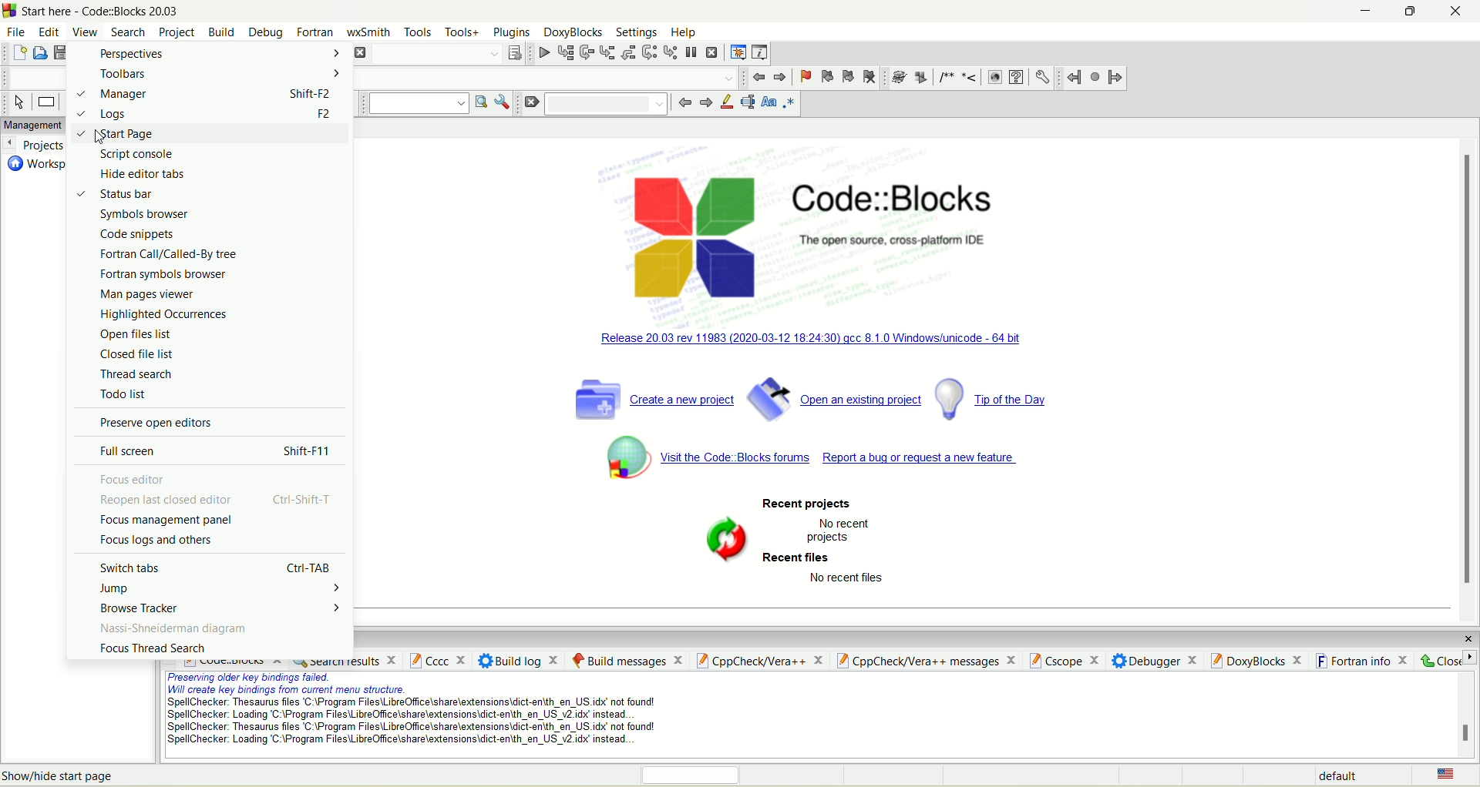  What do you see at coordinates (144, 174) in the screenshot?
I see `hide editor tabs` at bounding box center [144, 174].